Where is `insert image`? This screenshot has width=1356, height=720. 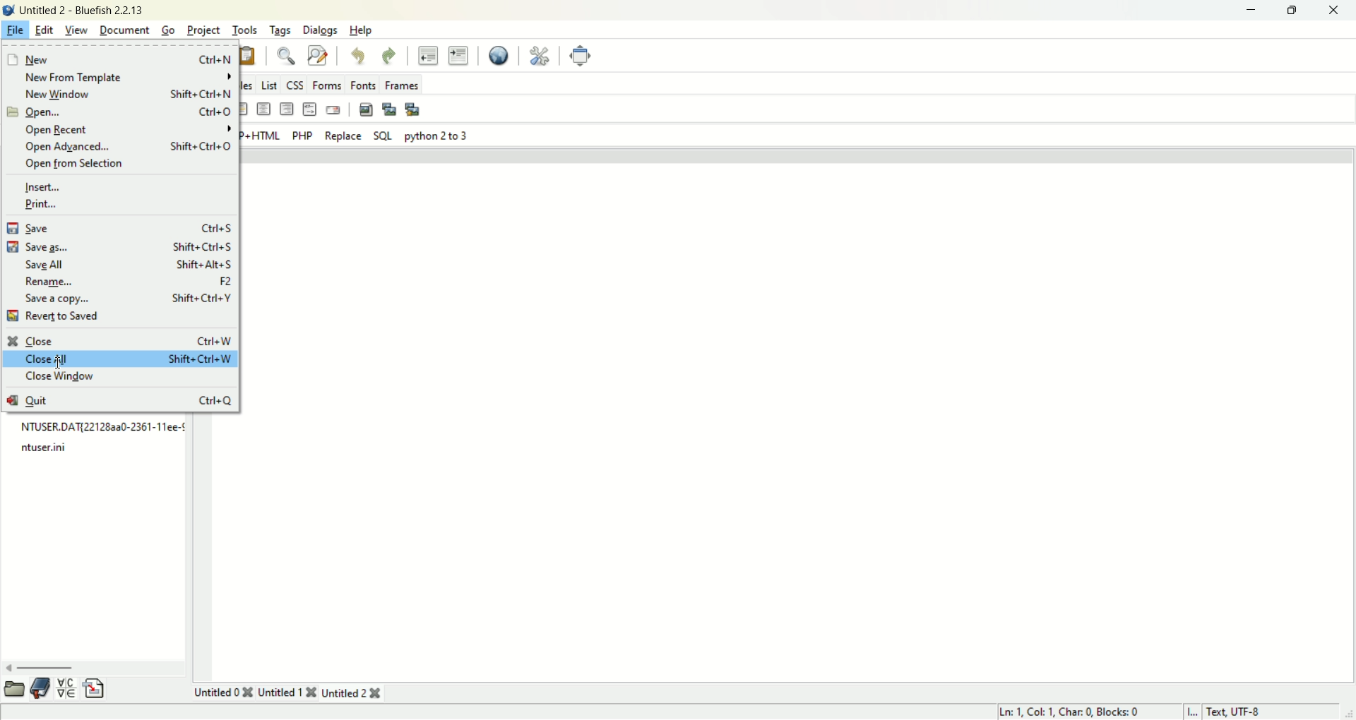
insert image is located at coordinates (365, 107).